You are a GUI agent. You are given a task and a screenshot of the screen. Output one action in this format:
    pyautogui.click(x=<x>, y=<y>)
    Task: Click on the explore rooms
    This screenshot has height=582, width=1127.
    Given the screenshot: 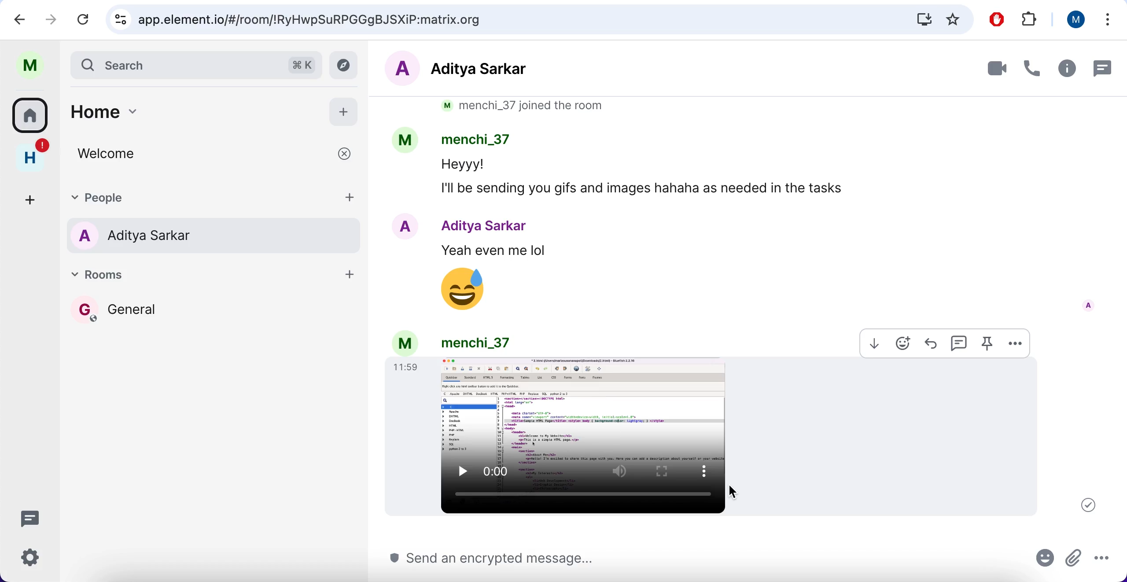 What is the action you would take?
    pyautogui.click(x=344, y=66)
    